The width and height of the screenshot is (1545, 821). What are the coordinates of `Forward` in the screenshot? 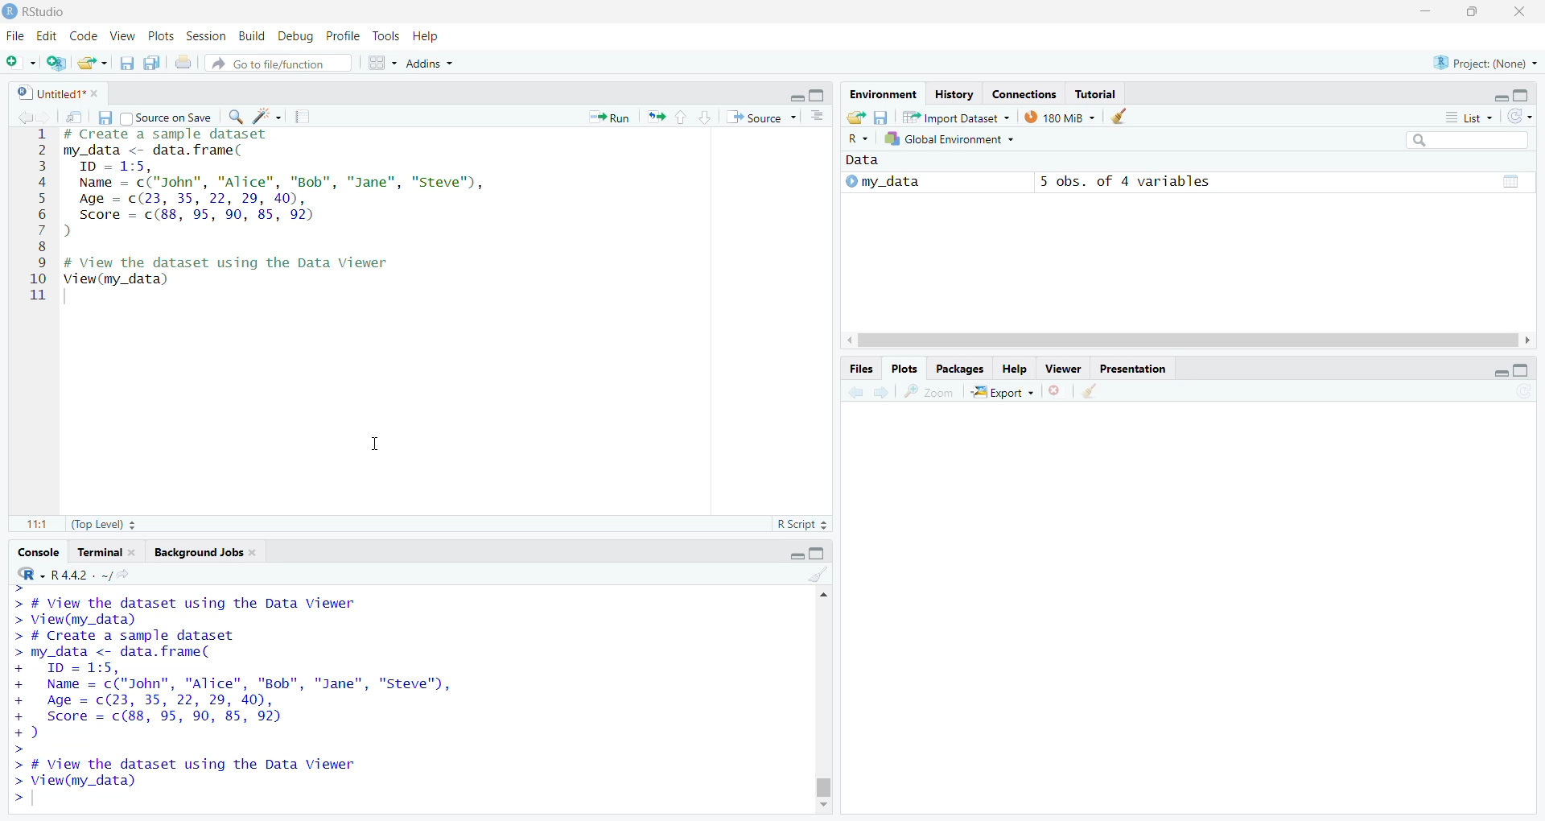 It's located at (47, 118).